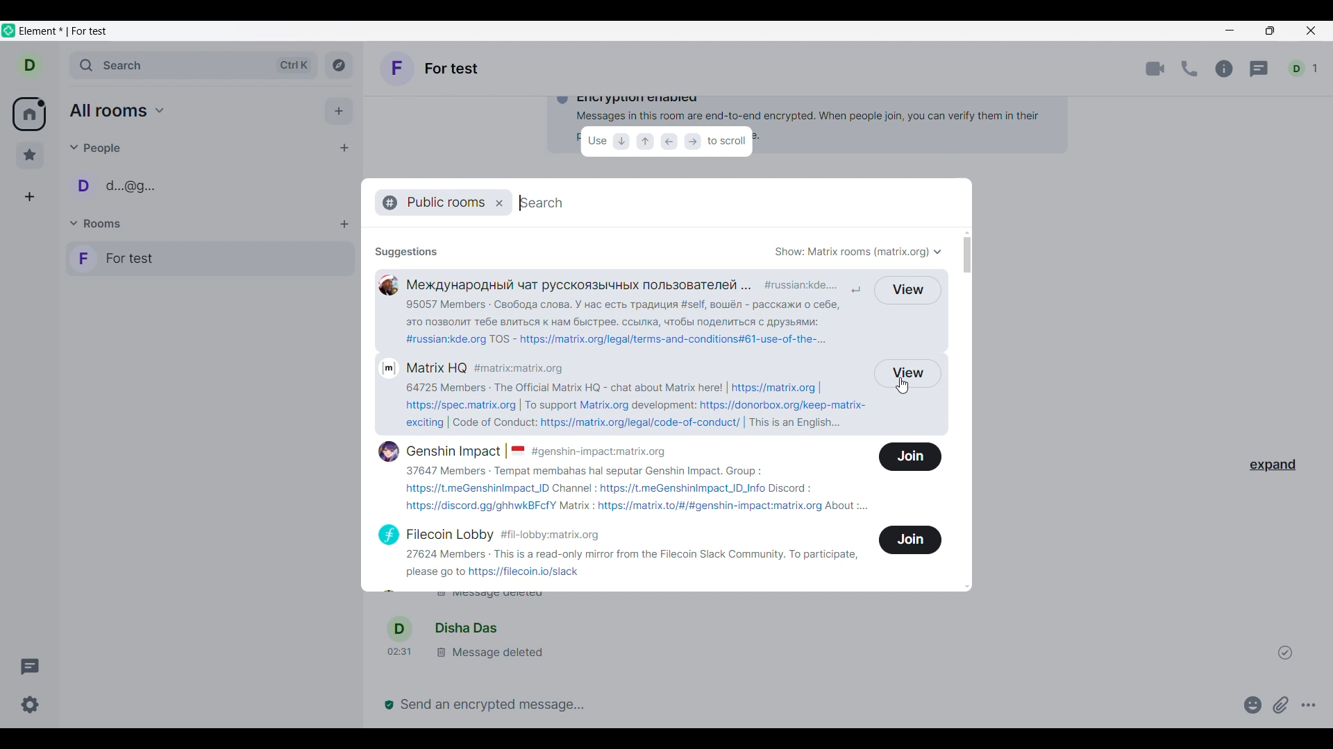 The width and height of the screenshot is (1333, 749). Describe the element at coordinates (1311, 31) in the screenshot. I see `Close interface` at that location.